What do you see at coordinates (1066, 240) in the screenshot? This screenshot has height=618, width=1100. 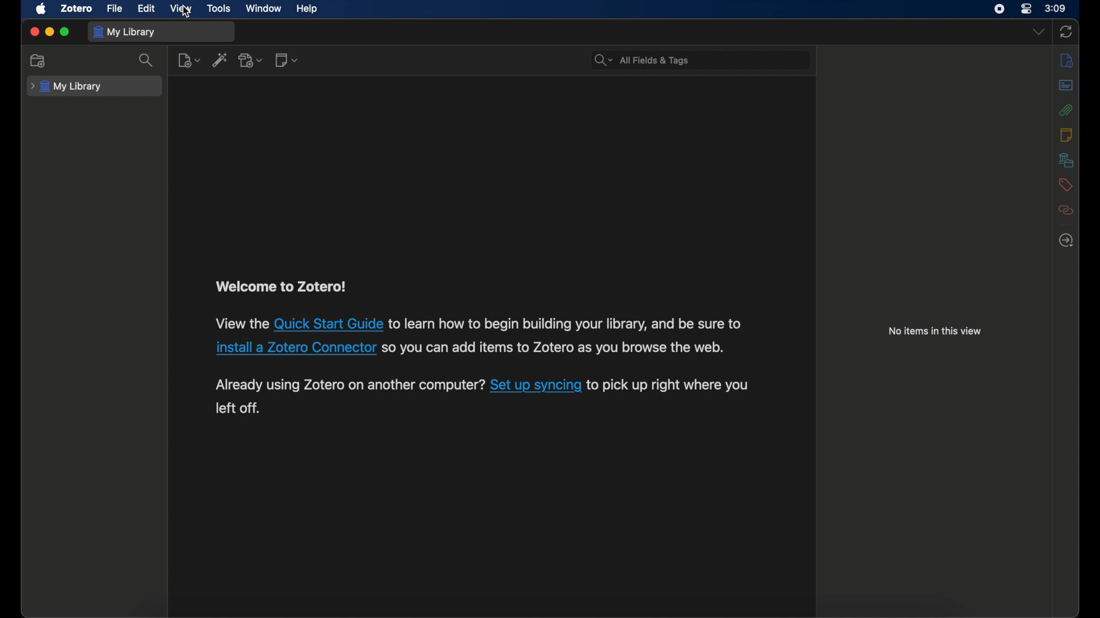 I see `locate` at bounding box center [1066, 240].